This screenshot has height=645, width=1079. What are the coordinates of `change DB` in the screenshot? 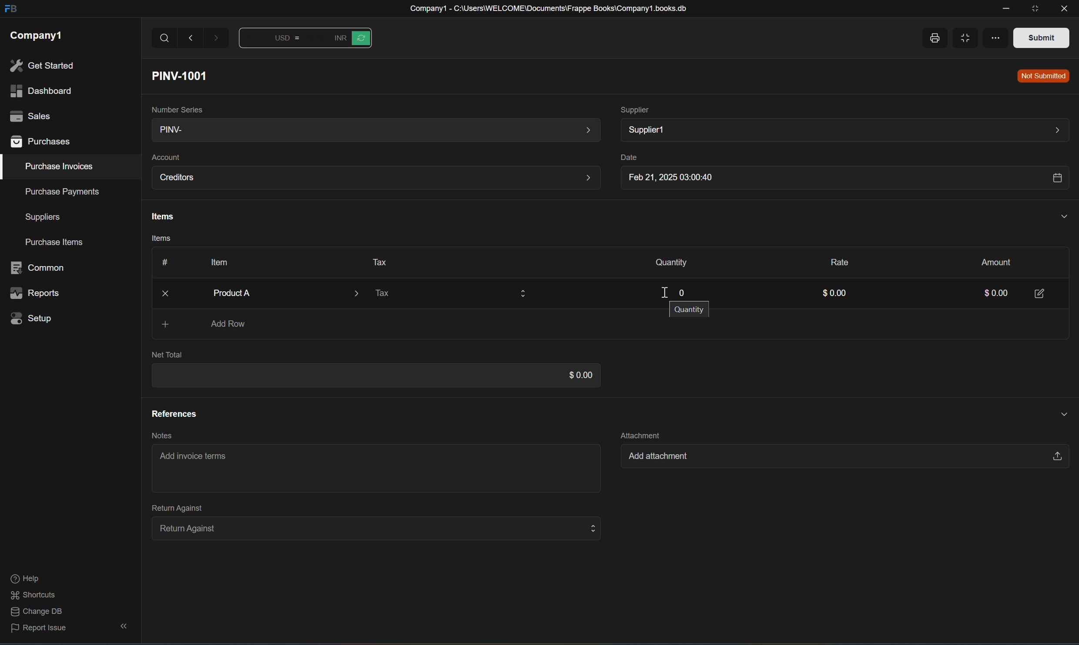 It's located at (34, 612).